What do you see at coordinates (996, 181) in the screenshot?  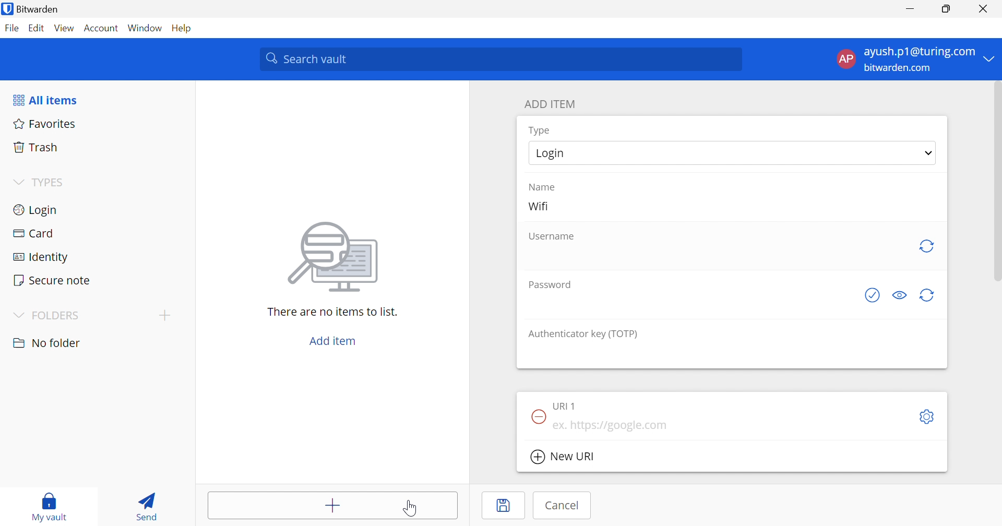 I see `scrollbar` at bounding box center [996, 181].